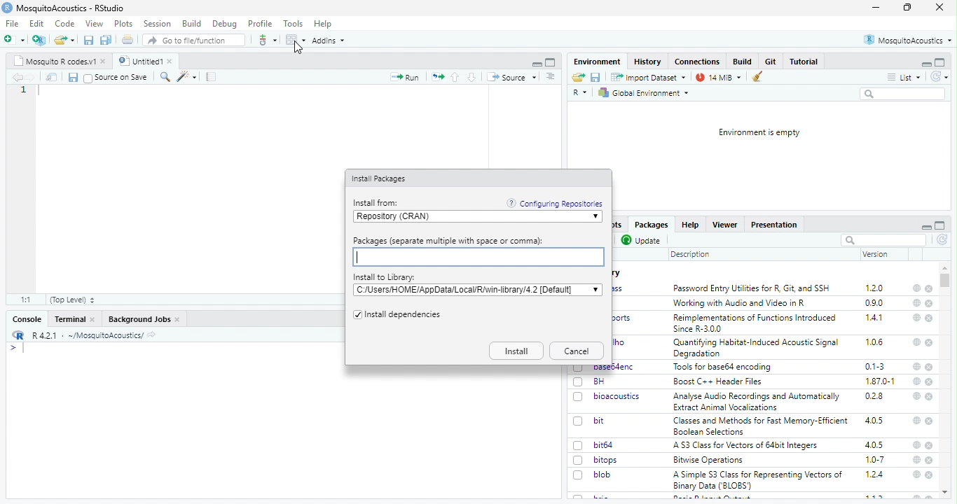 This screenshot has width=957, height=504. Describe the element at coordinates (89, 41) in the screenshot. I see `save` at that location.